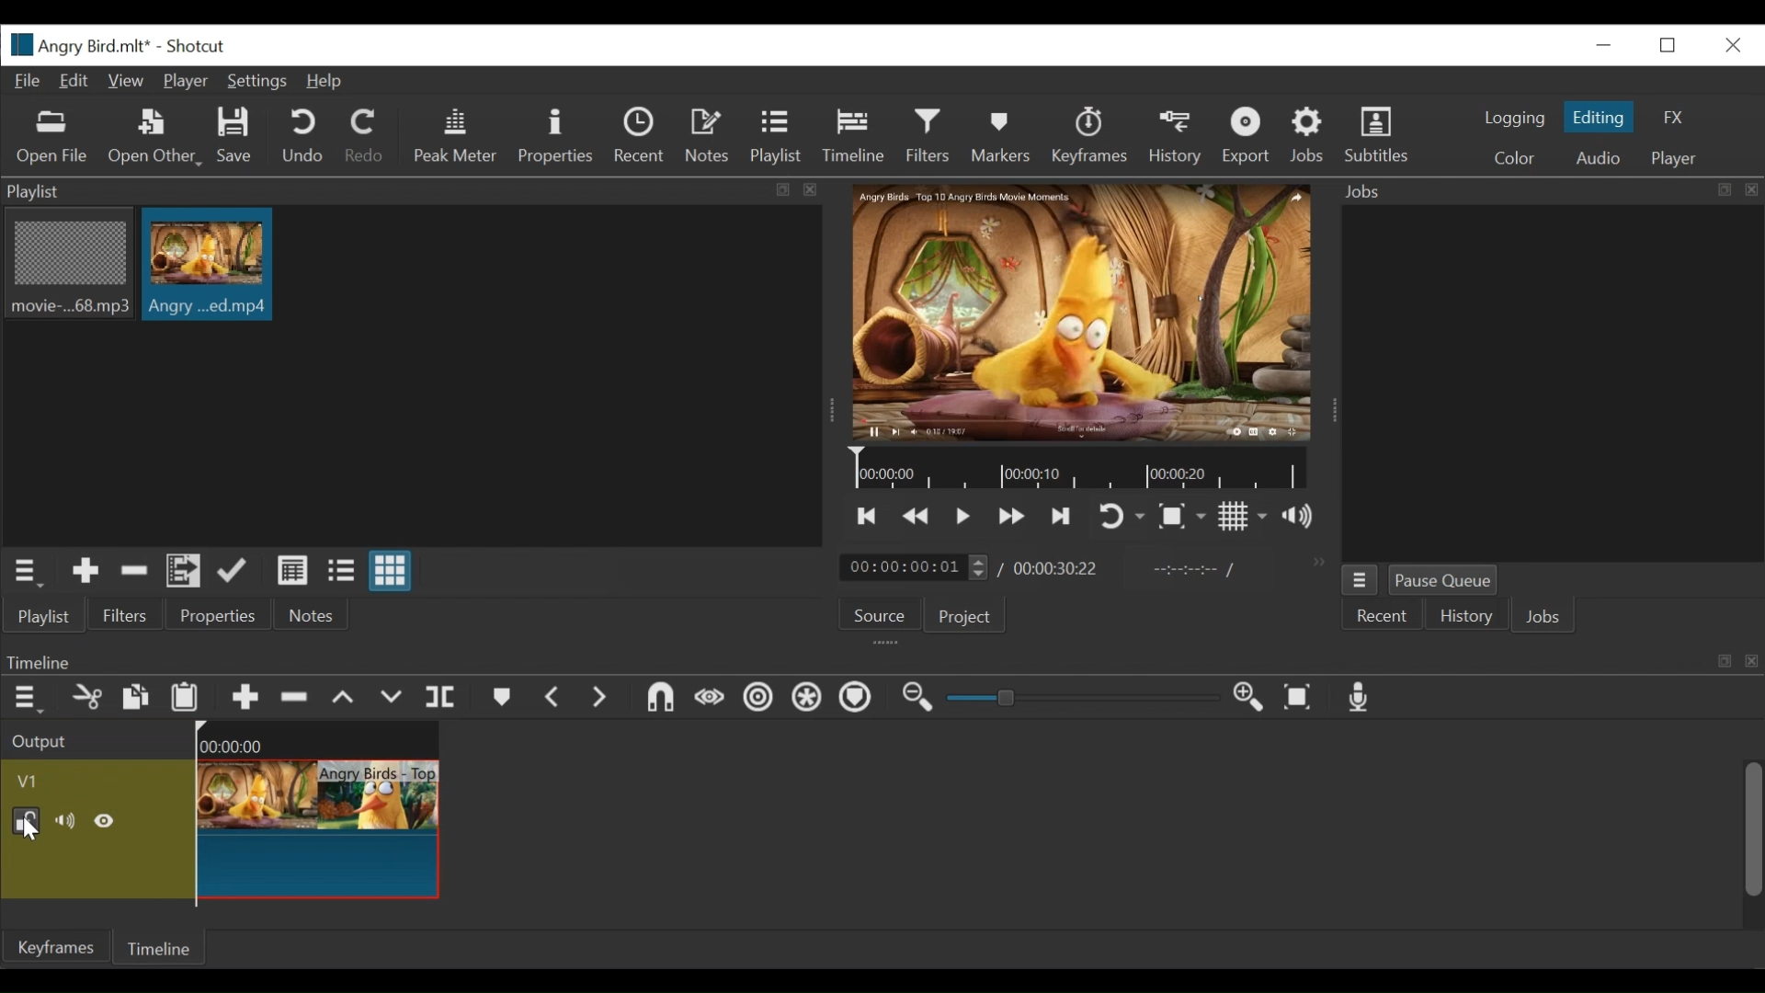  Describe the element at coordinates (45, 617) in the screenshot. I see `Playlist` at that location.